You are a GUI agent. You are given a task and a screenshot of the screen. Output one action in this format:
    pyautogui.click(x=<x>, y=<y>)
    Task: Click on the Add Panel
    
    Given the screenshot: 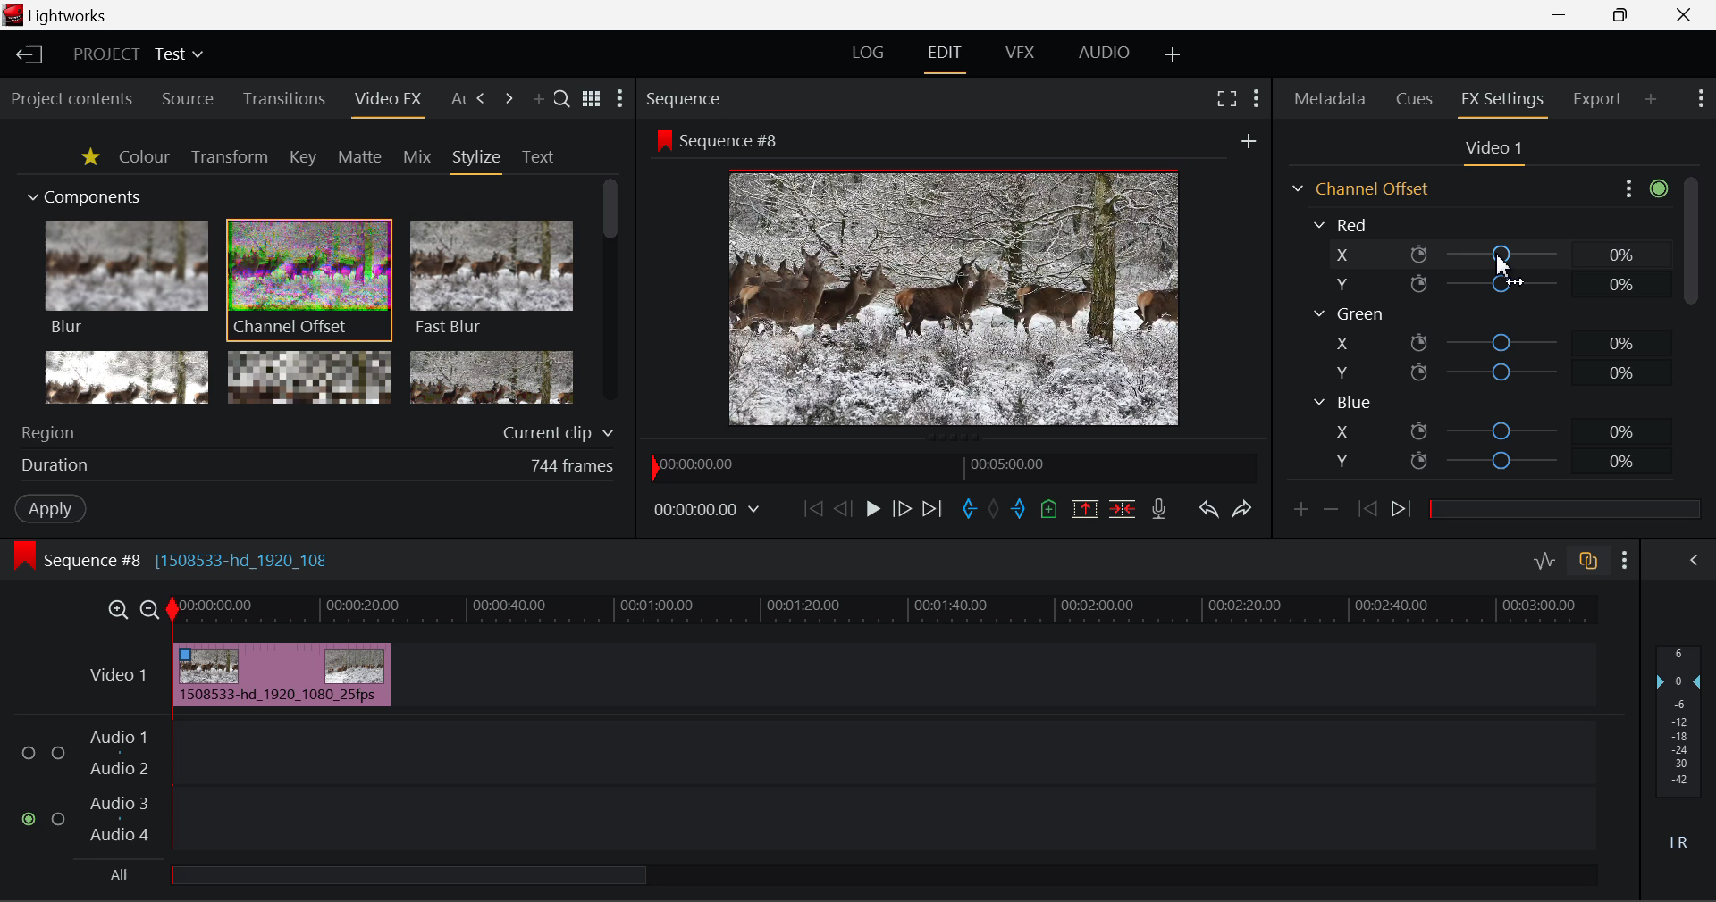 What is the action you would take?
    pyautogui.click(x=1650, y=100)
    